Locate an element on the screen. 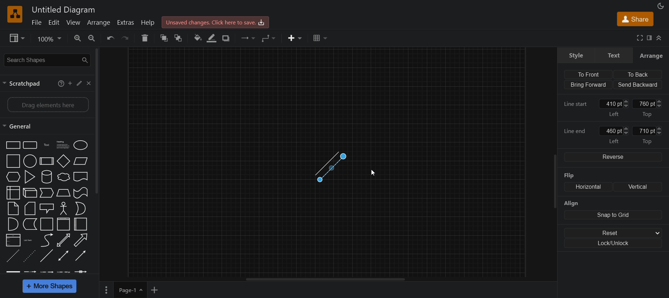  fullscreen is located at coordinates (640, 38).